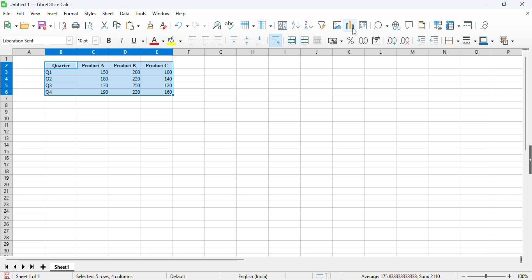 The height and width of the screenshot is (280, 532). I want to click on decrease indent, so click(435, 40).